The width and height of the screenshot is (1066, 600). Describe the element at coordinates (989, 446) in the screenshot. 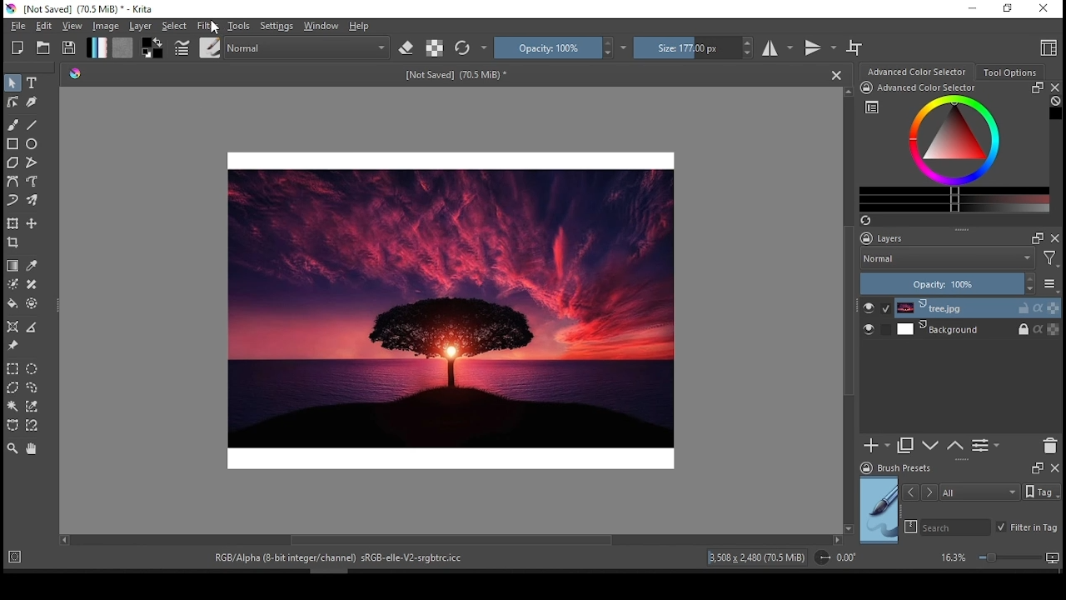

I see `view/change layer properties` at that location.